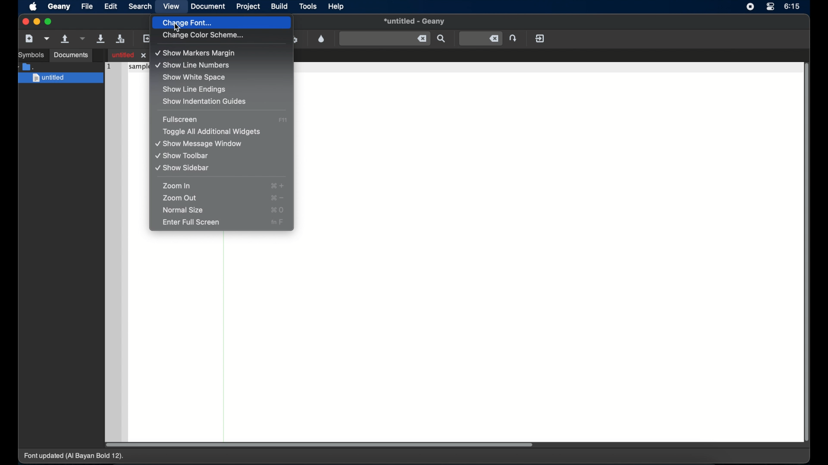  What do you see at coordinates (184, 211) in the screenshot?
I see `normal size` at bounding box center [184, 211].